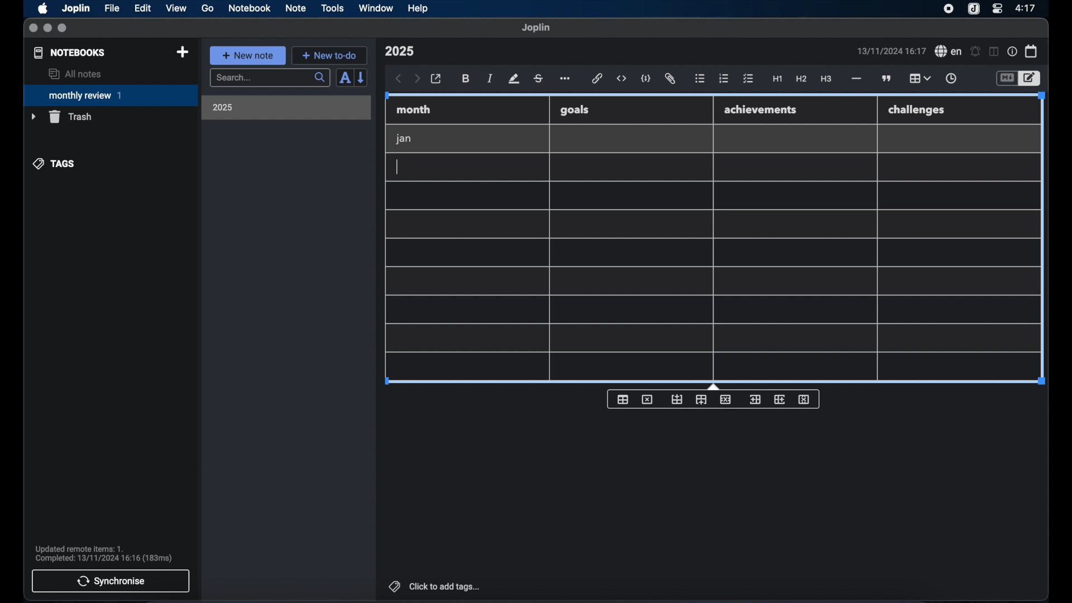 The width and height of the screenshot is (1072, 603). I want to click on insert table, so click(623, 399).